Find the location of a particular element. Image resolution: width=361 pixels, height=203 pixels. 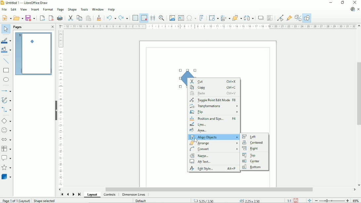

Undo is located at coordinates (111, 18).